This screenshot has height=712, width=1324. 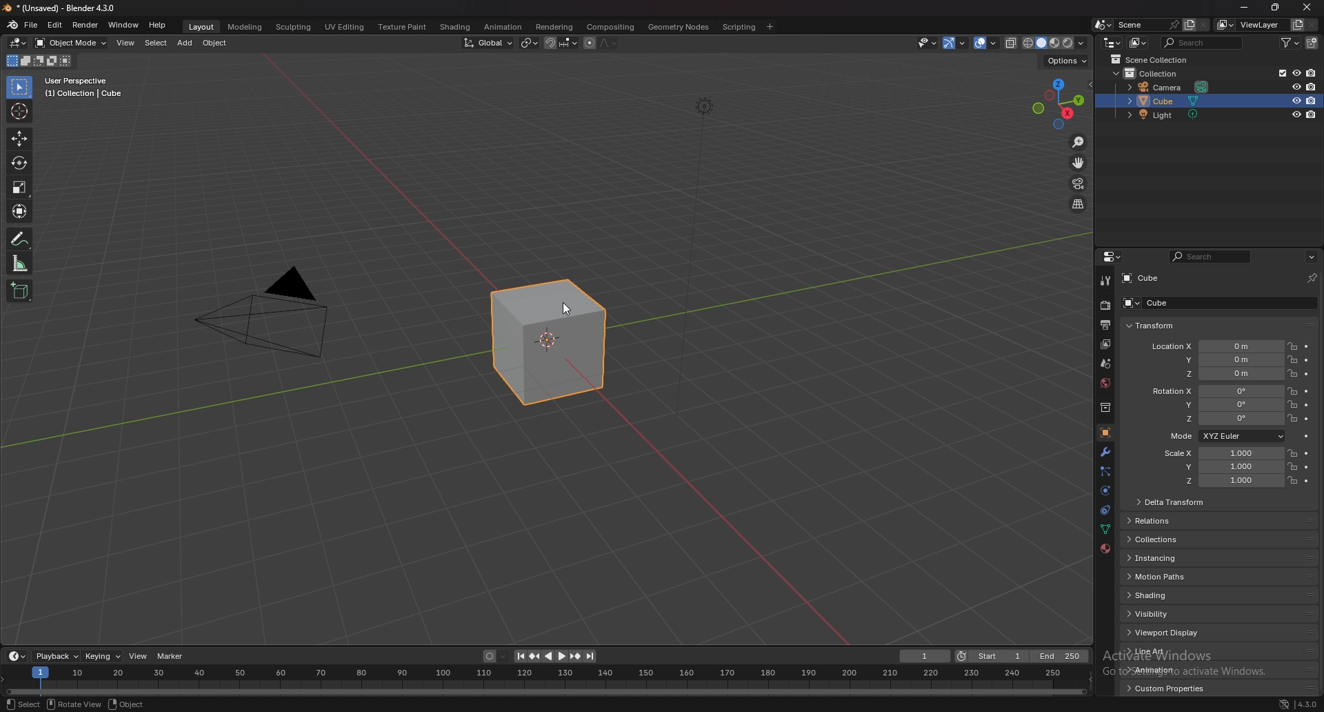 What do you see at coordinates (1308, 482) in the screenshot?
I see `animate property` at bounding box center [1308, 482].